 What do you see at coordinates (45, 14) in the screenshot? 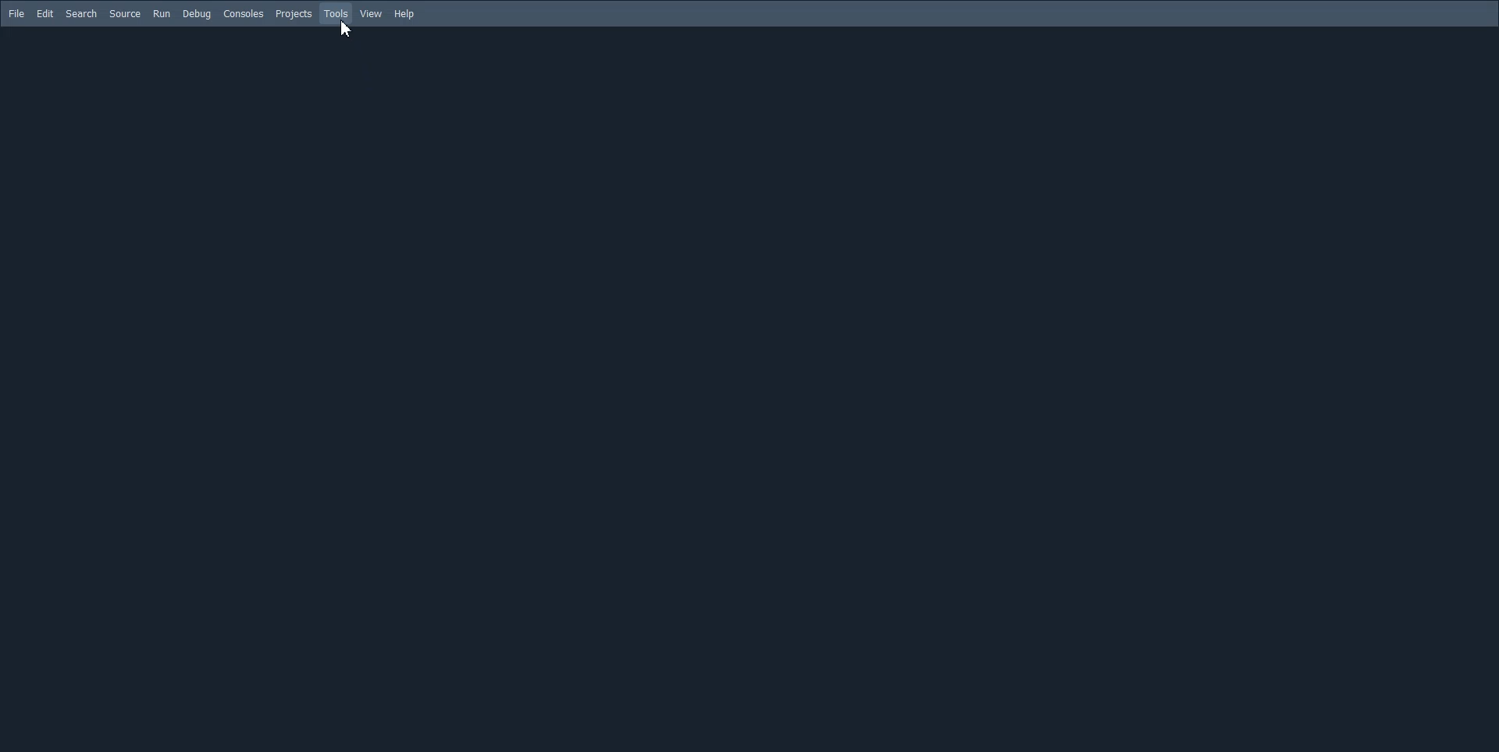
I see `Edit` at bounding box center [45, 14].